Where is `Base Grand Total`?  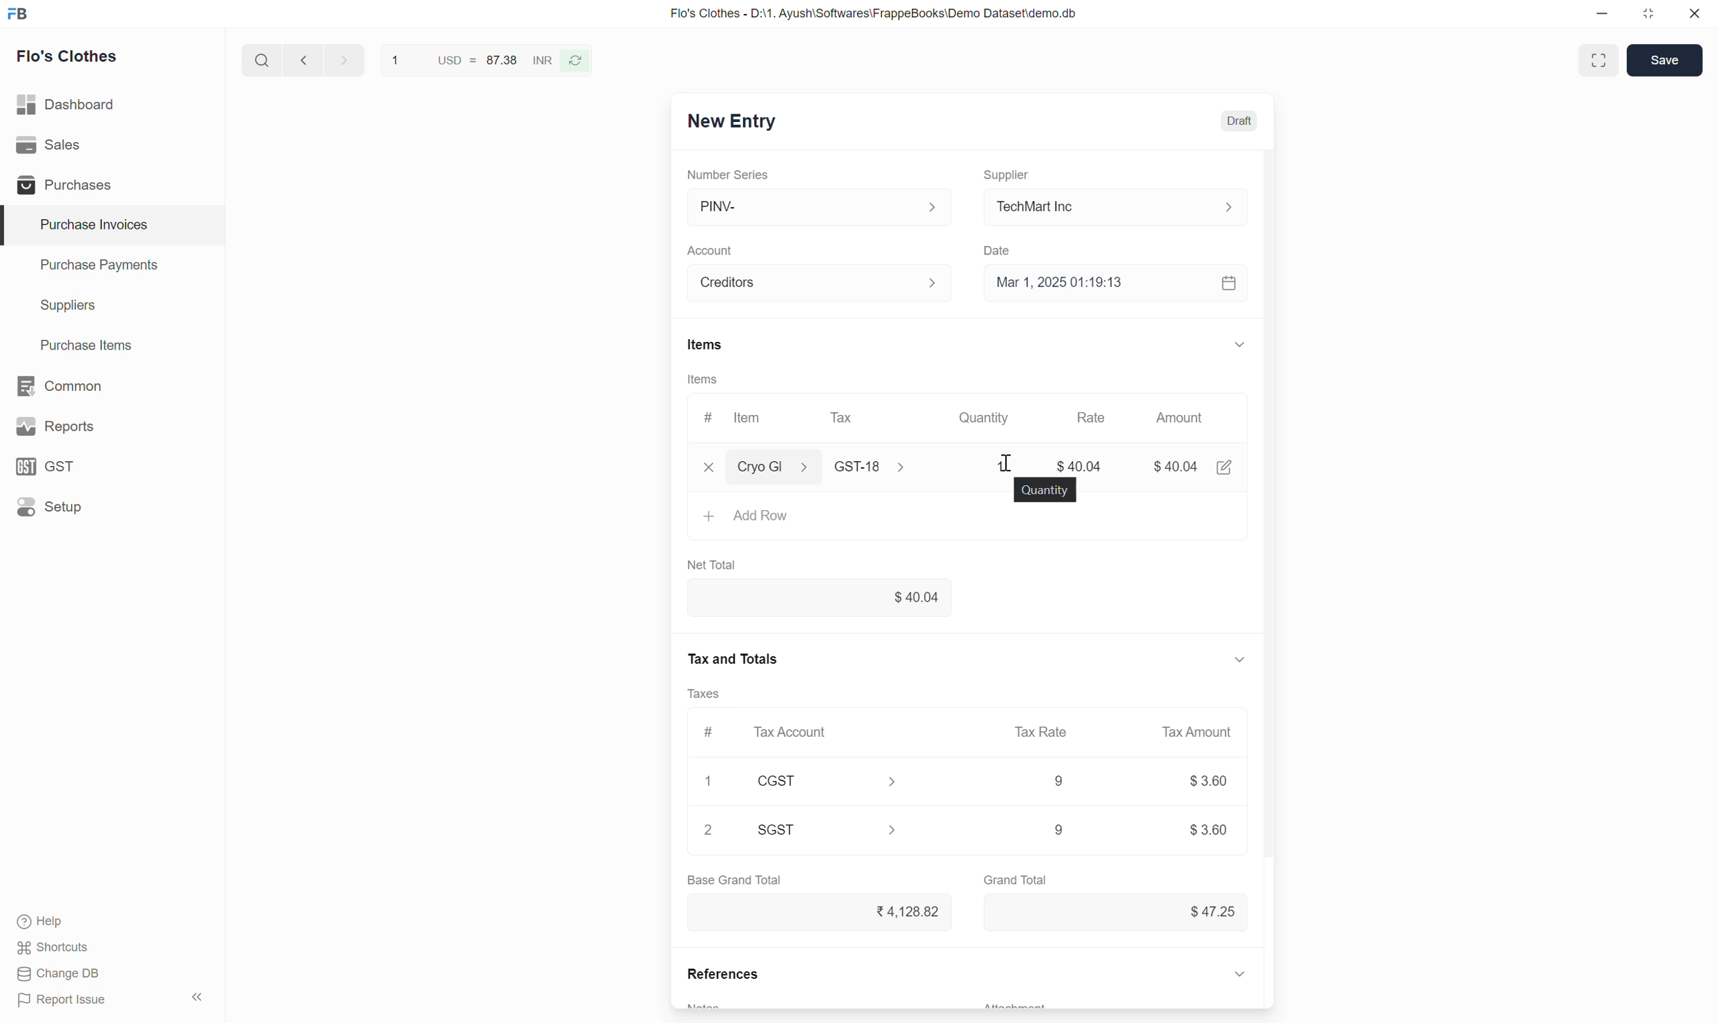 Base Grand Total is located at coordinates (734, 880).